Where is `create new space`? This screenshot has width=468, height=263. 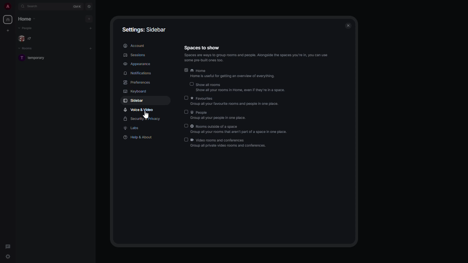
create new space is located at coordinates (8, 30).